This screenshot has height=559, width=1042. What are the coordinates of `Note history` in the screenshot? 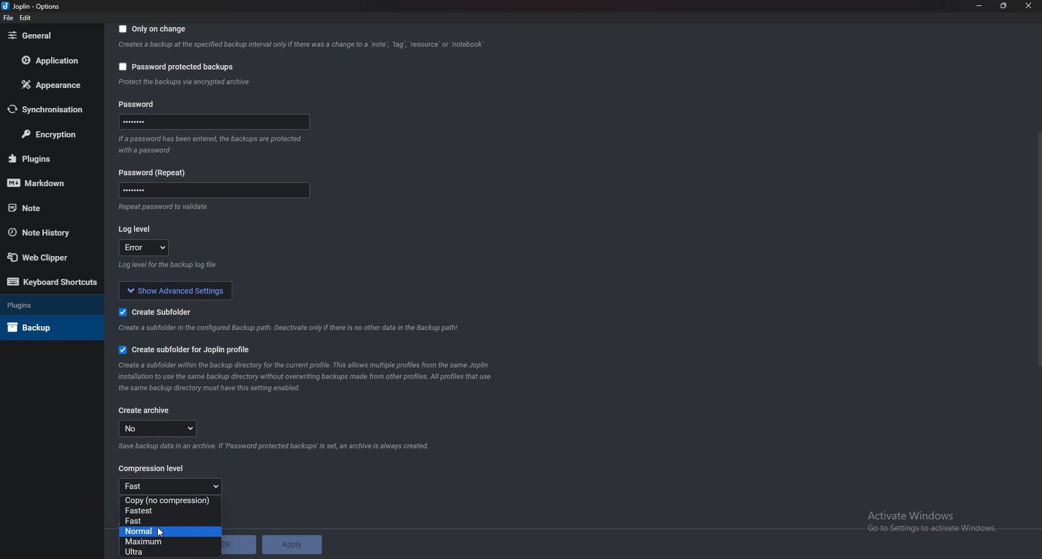 It's located at (47, 232).